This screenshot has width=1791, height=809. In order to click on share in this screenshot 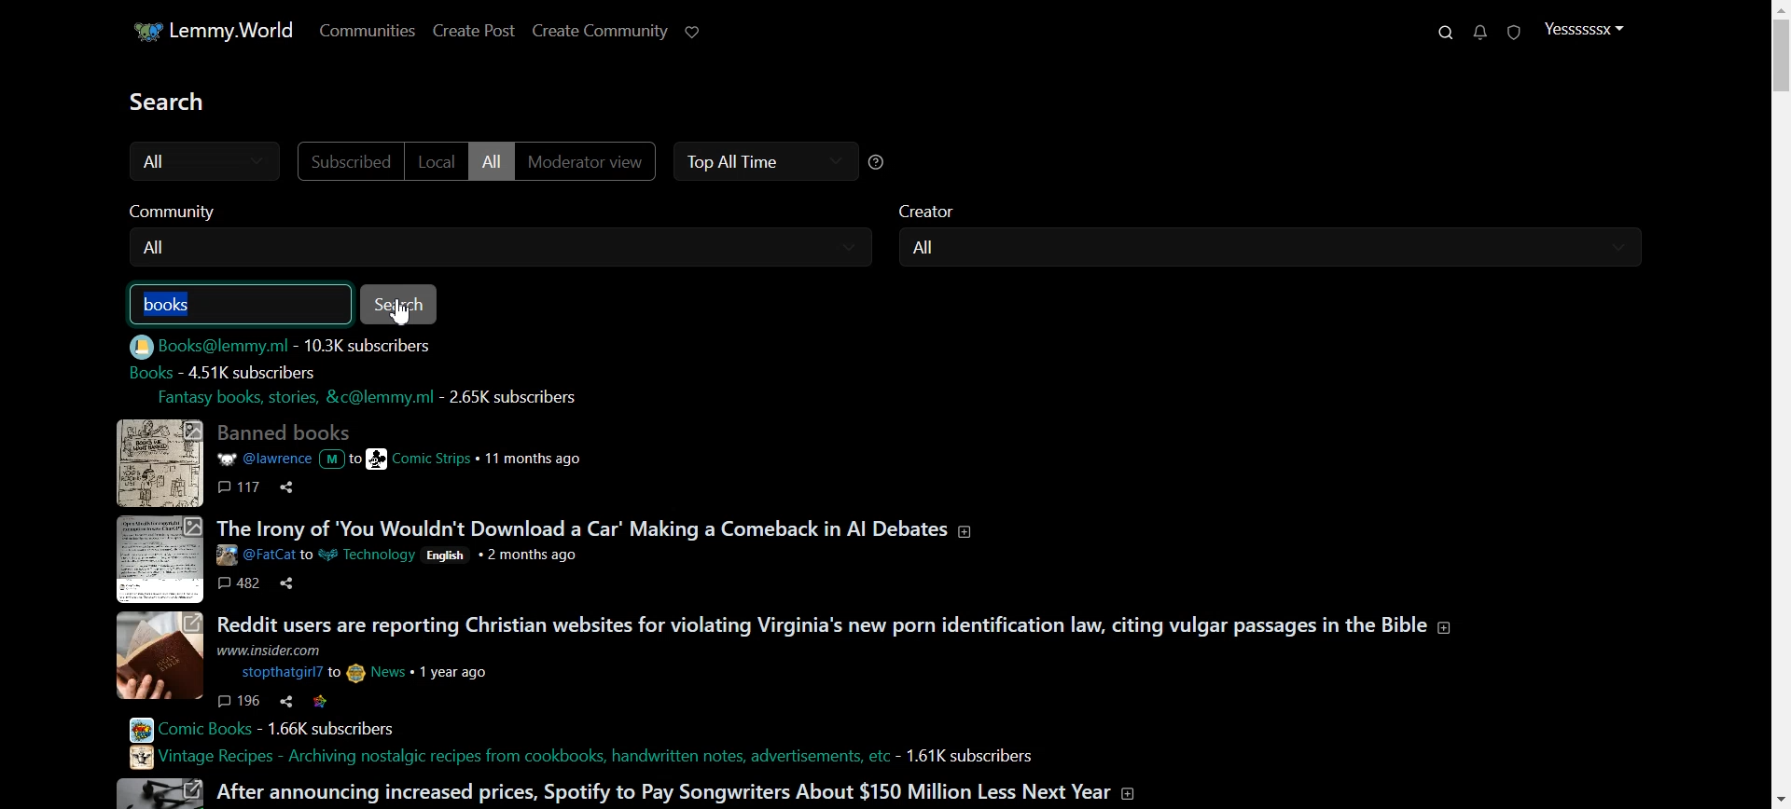, I will do `click(287, 585)`.